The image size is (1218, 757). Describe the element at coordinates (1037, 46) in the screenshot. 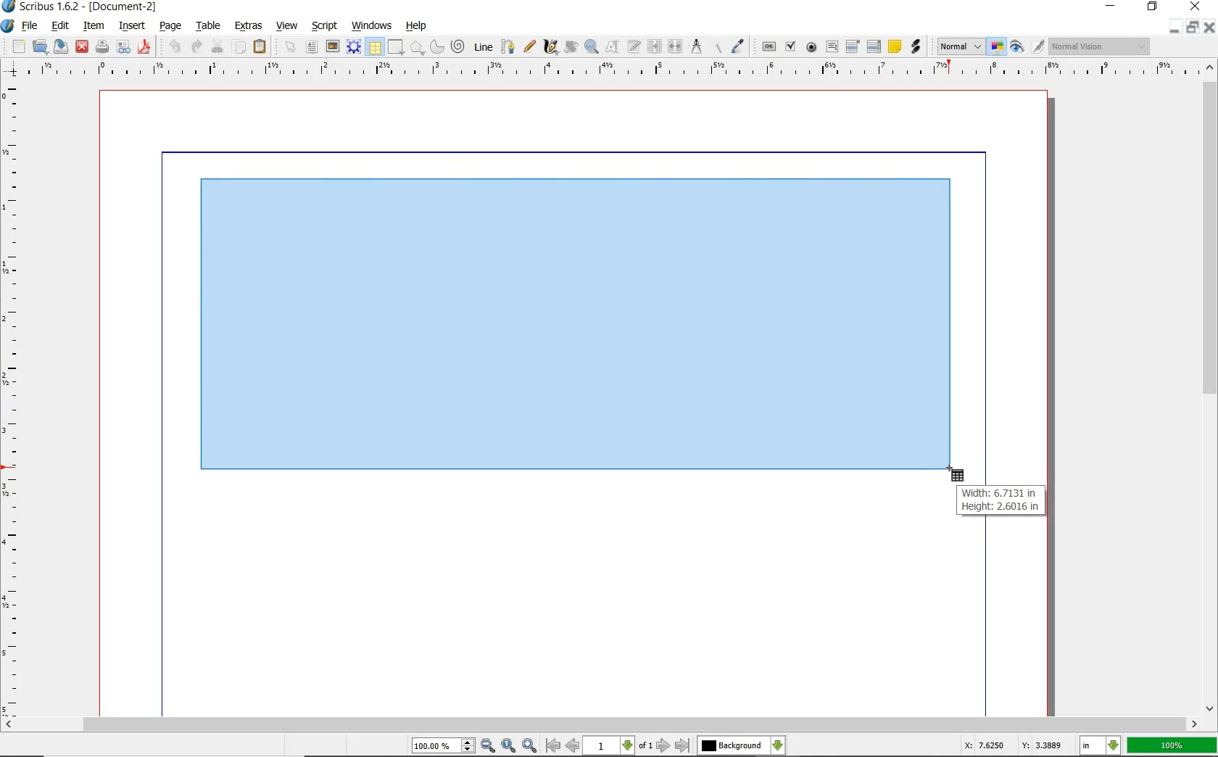

I see `edit in preview mode` at that location.